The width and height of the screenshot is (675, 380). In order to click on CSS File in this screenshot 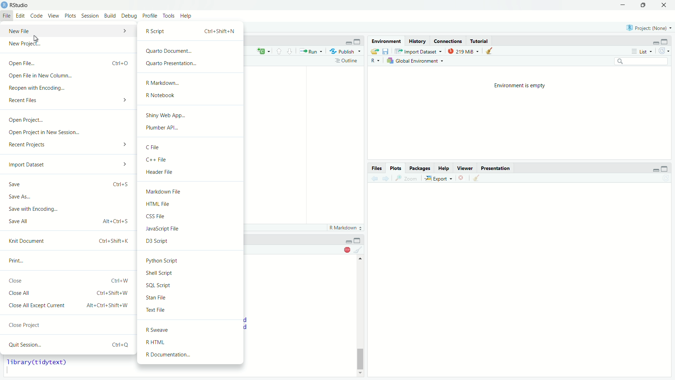, I will do `click(192, 215)`.